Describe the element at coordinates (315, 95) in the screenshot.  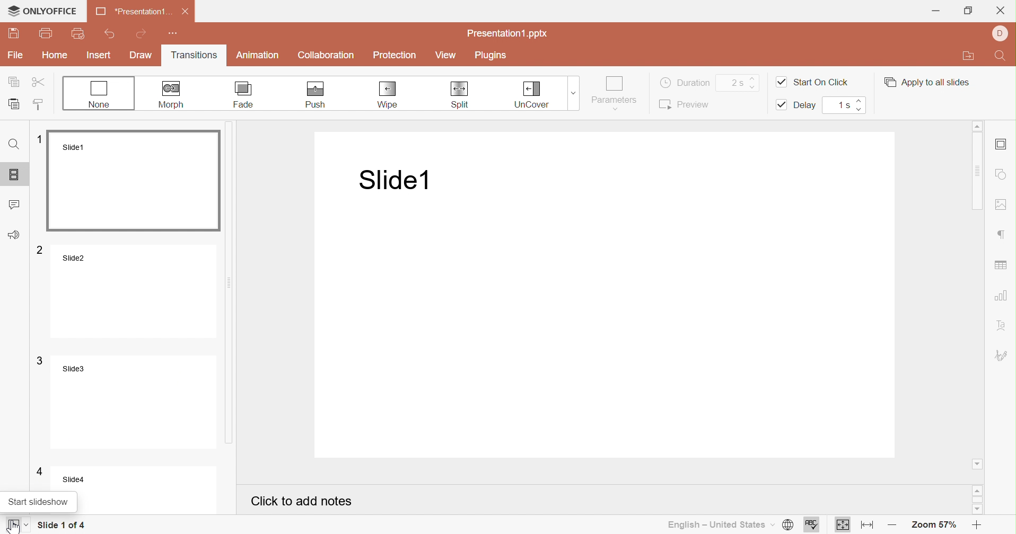
I see `Push` at that location.